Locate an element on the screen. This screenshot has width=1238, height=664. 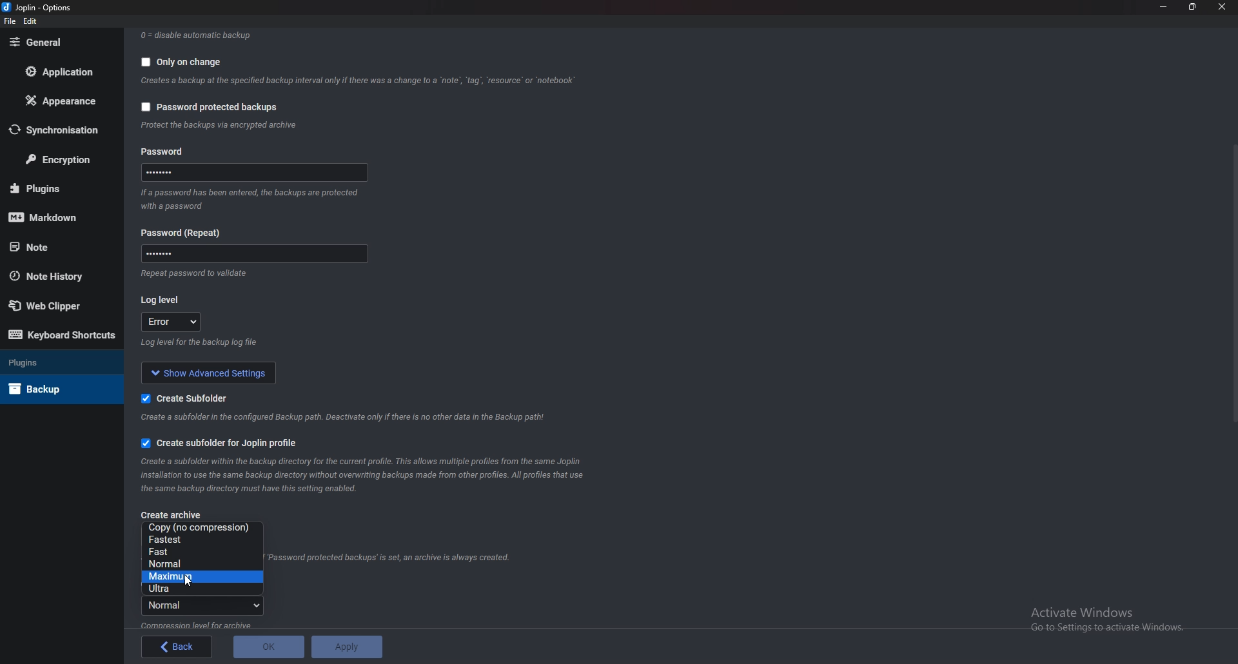
Maximum is located at coordinates (197, 576).